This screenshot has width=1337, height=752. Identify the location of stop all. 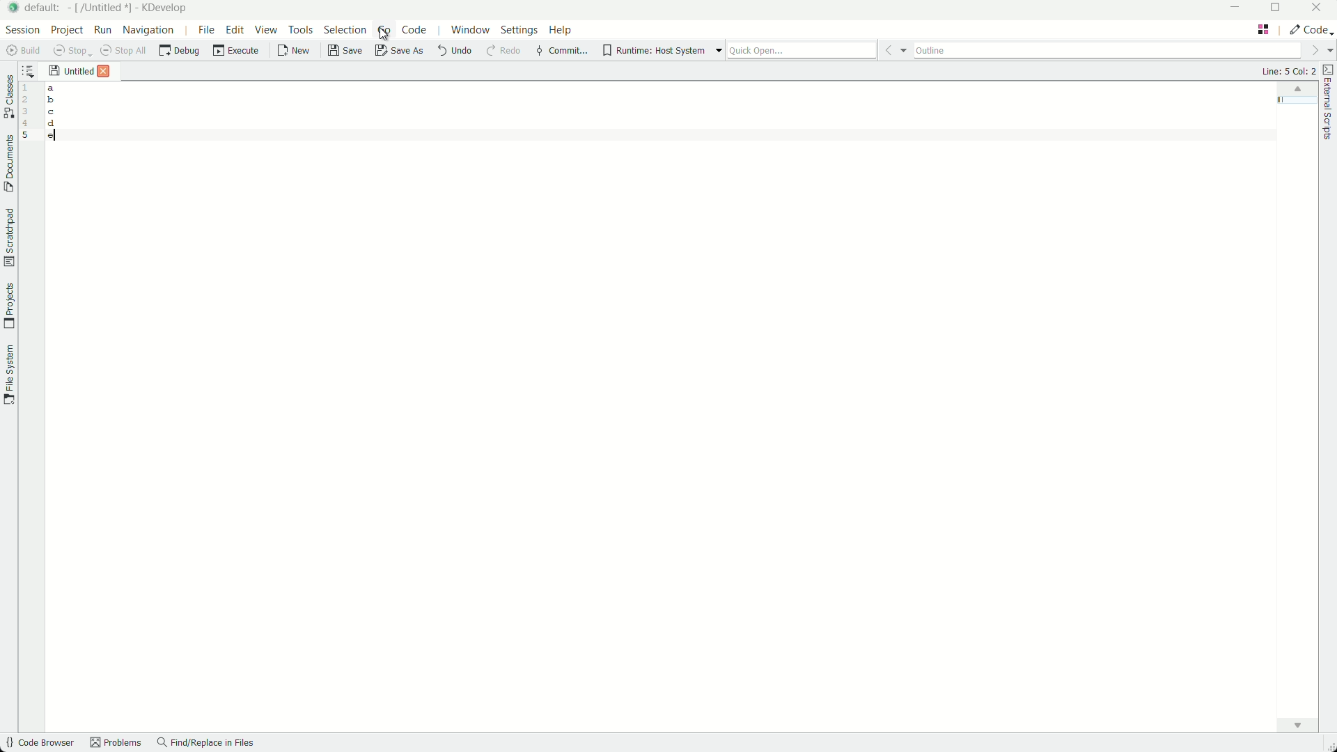
(123, 52).